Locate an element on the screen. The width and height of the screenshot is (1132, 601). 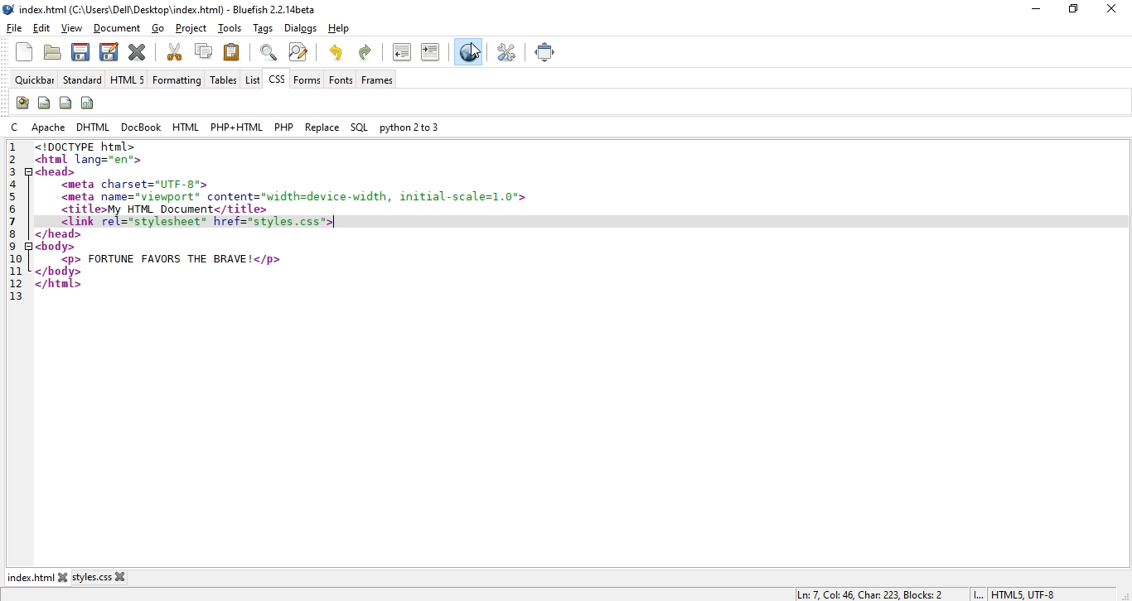
7 is located at coordinates (13, 222).